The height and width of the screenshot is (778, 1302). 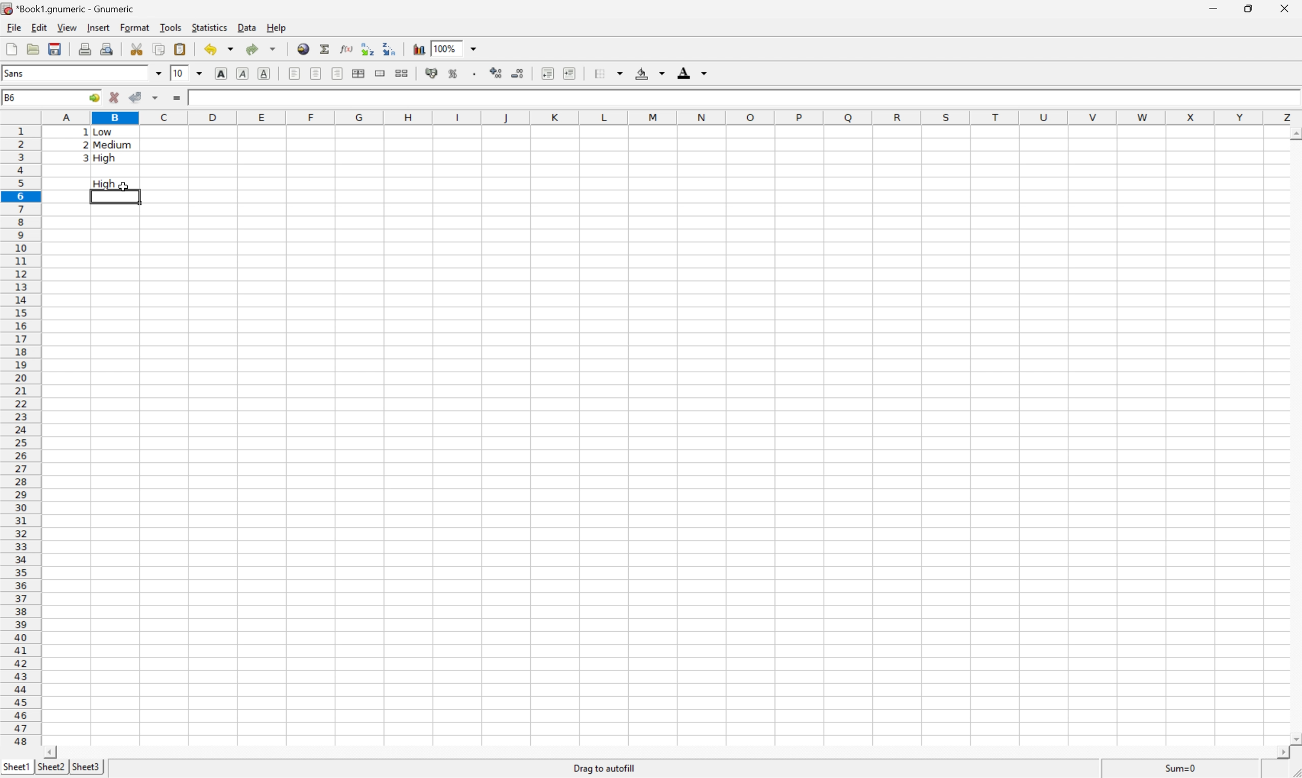 I want to click on Go to, so click(x=93, y=98).